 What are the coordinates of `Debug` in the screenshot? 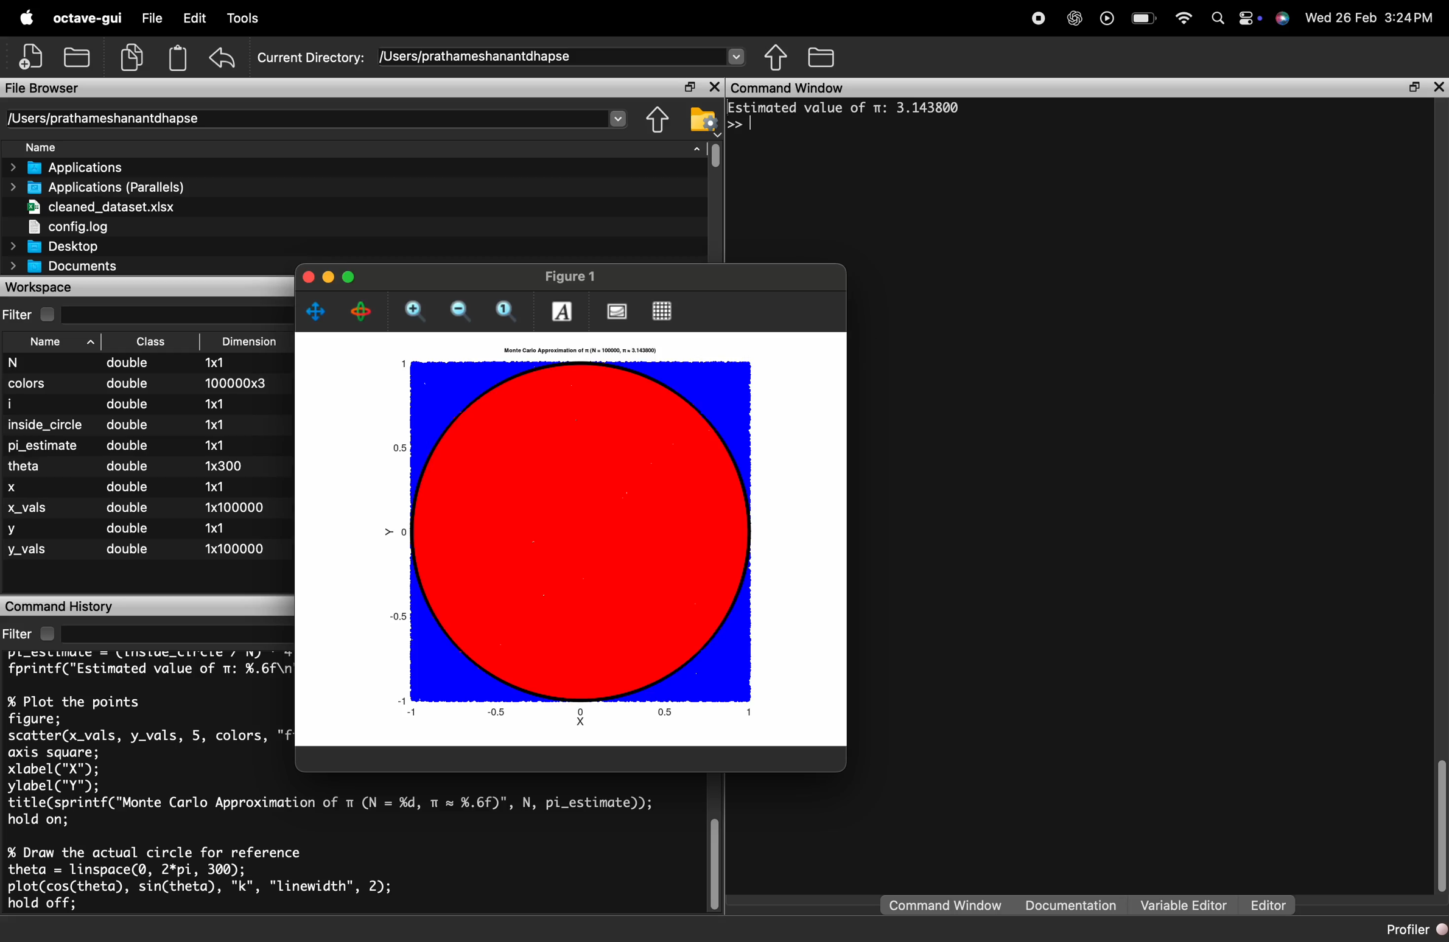 It's located at (243, 19).